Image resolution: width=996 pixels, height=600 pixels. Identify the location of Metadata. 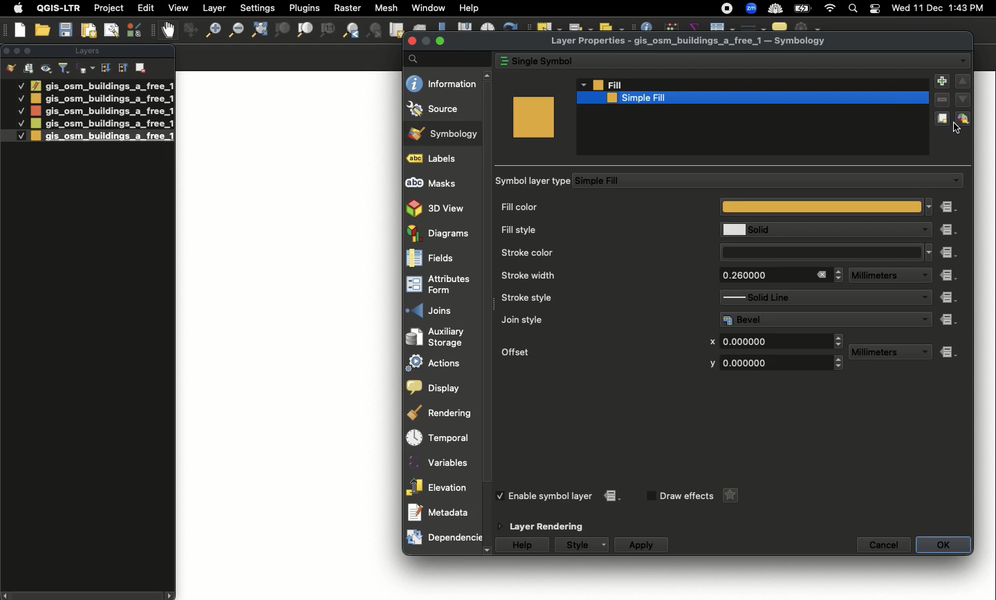
(442, 514).